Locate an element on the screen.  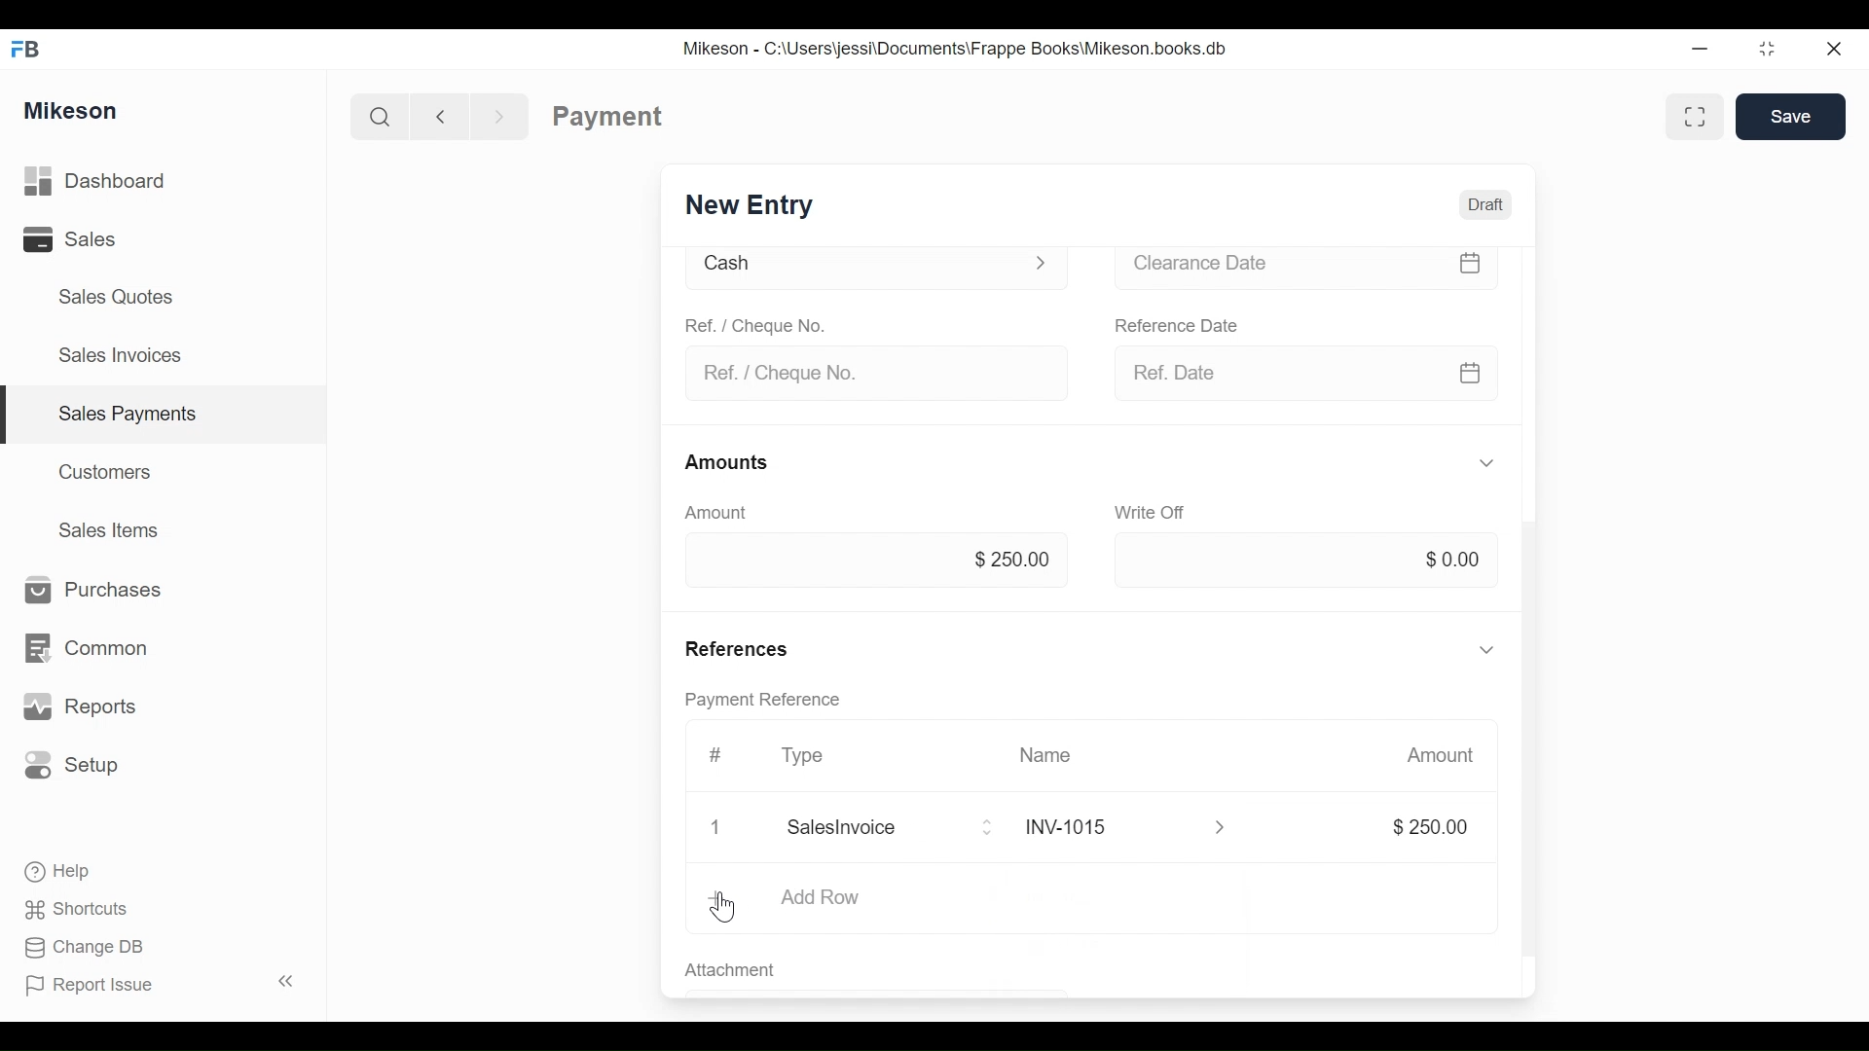
Close is located at coordinates (1831, 46).